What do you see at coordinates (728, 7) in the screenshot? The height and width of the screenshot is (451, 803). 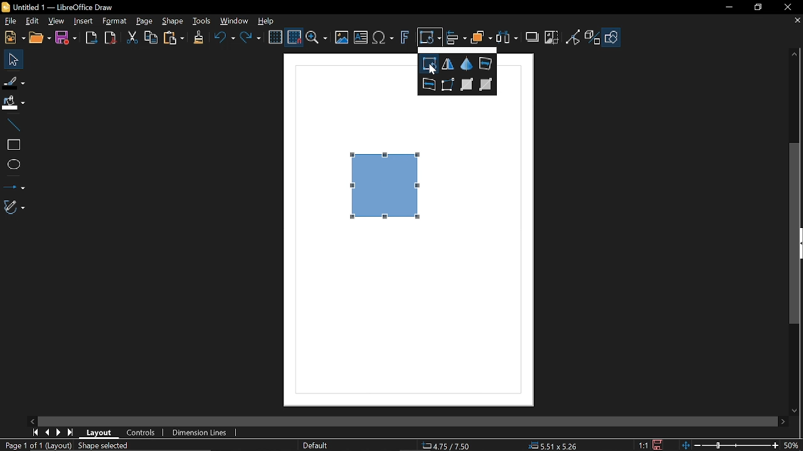 I see `Minimize` at bounding box center [728, 7].